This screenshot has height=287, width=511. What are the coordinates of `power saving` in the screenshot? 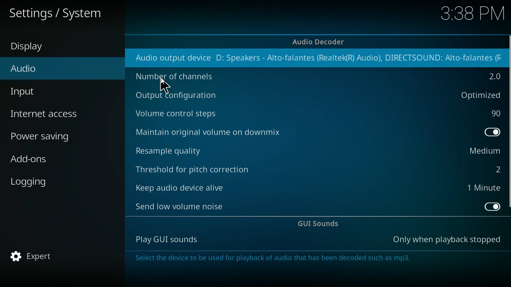 It's located at (56, 136).